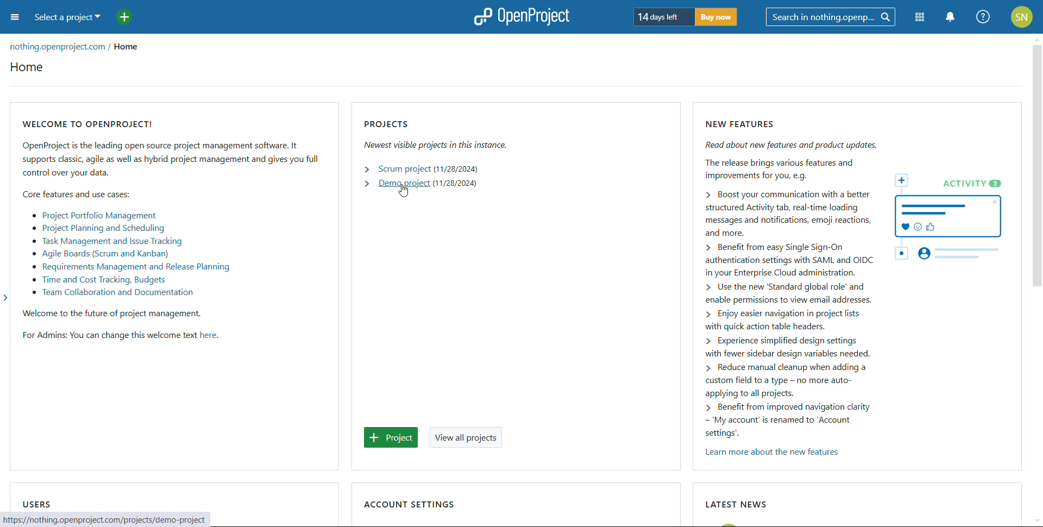 The height and width of the screenshot is (527, 1043). What do you see at coordinates (108, 242) in the screenshot?
I see `task management and issue tracking` at bounding box center [108, 242].